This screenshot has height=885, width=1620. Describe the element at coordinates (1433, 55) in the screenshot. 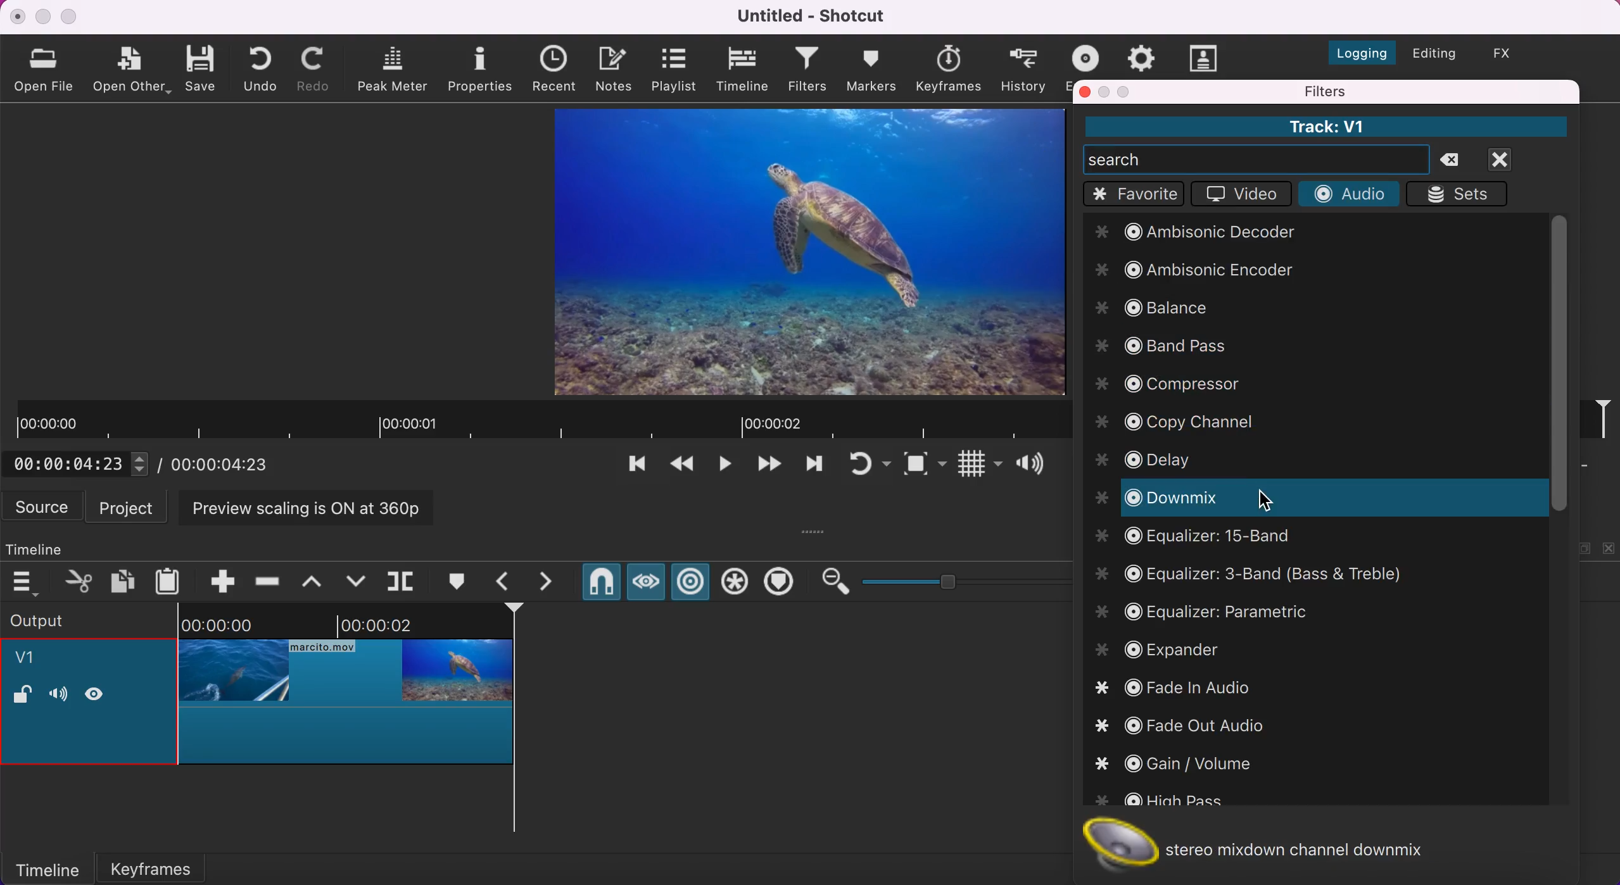

I see `switch to the editing layout` at that location.